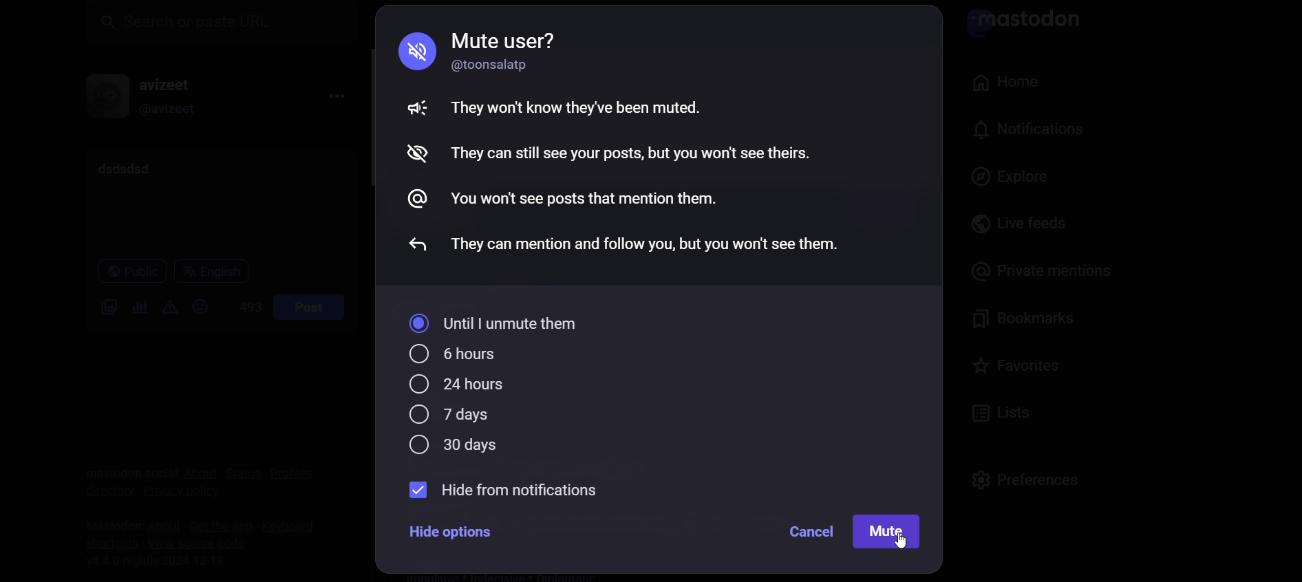 The width and height of the screenshot is (1302, 582). I want to click on @username, so click(172, 112).